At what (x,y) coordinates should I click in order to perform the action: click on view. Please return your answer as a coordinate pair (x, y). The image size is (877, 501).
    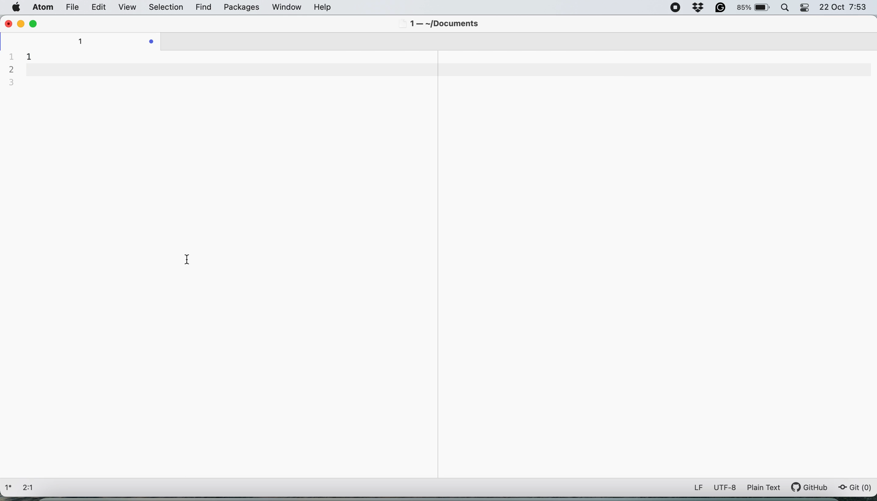
    Looking at the image, I should click on (128, 8).